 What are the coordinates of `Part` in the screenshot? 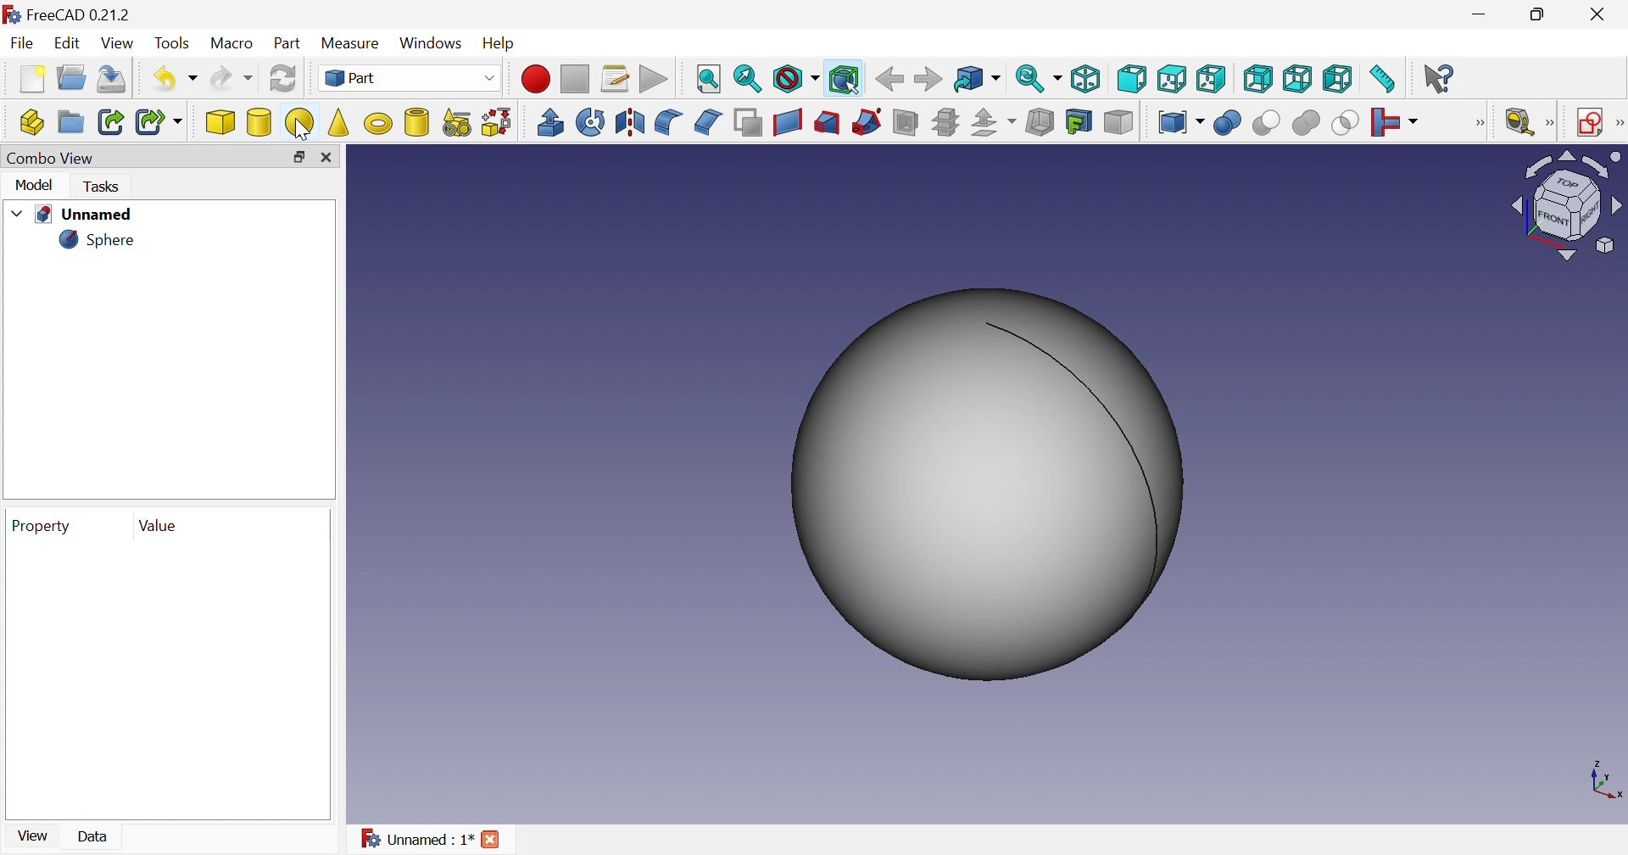 It's located at (289, 44).